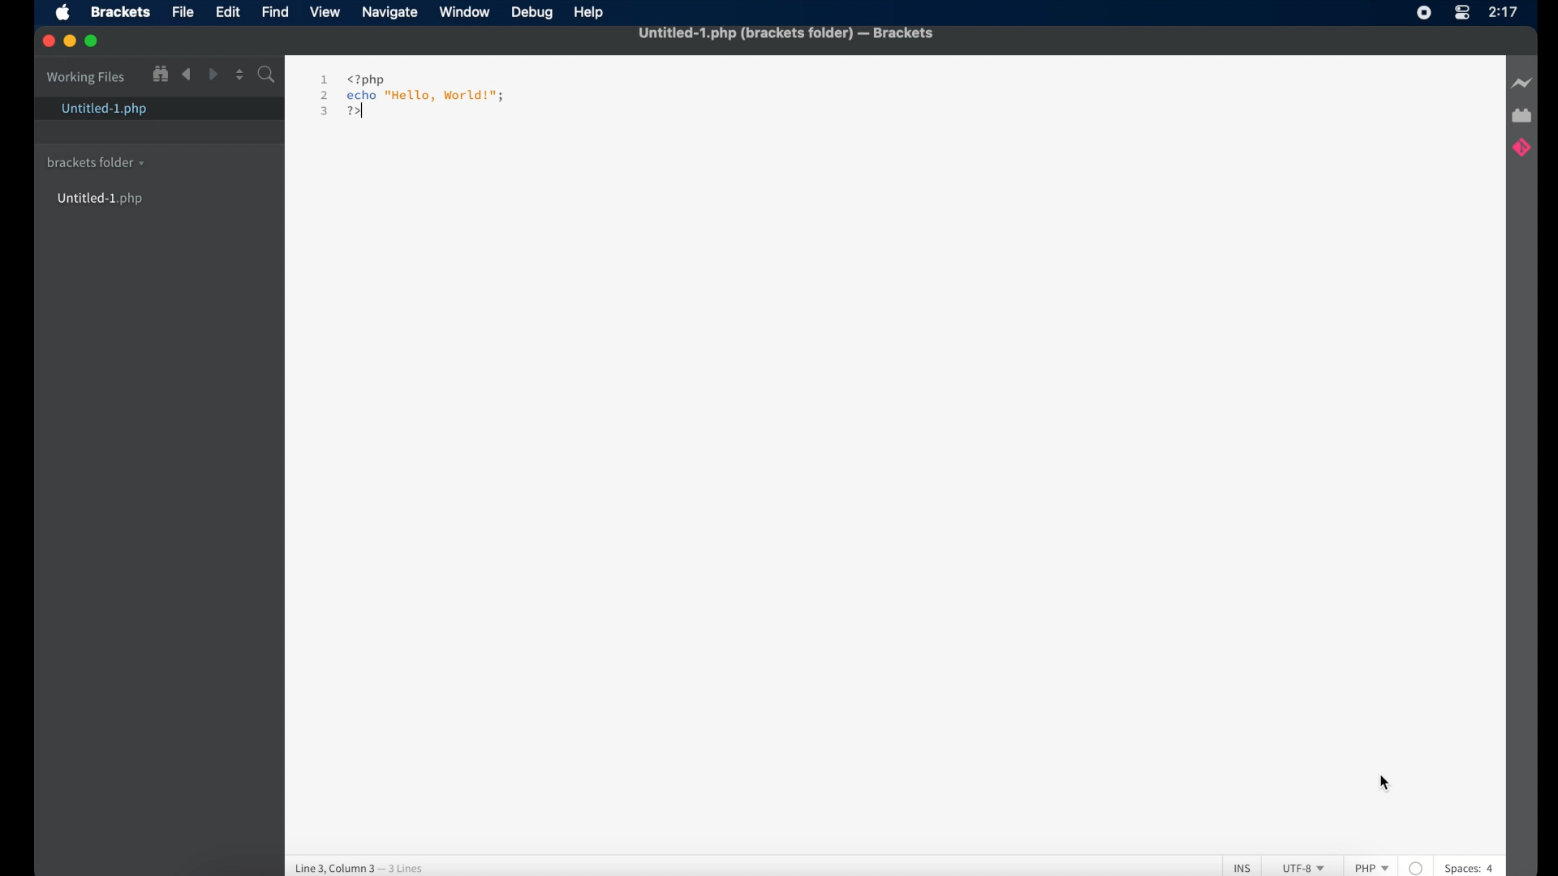  Describe the element at coordinates (95, 163) in the screenshot. I see `brackets folder  dropdown menu` at that location.